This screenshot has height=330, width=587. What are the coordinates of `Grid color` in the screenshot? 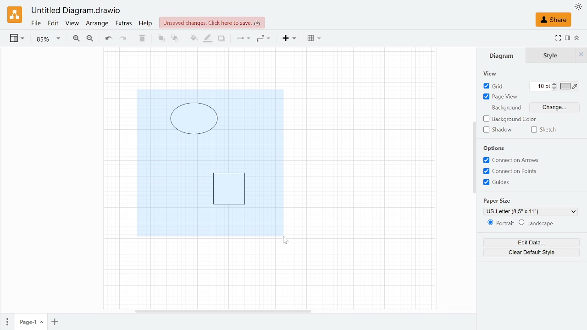 It's located at (570, 86).